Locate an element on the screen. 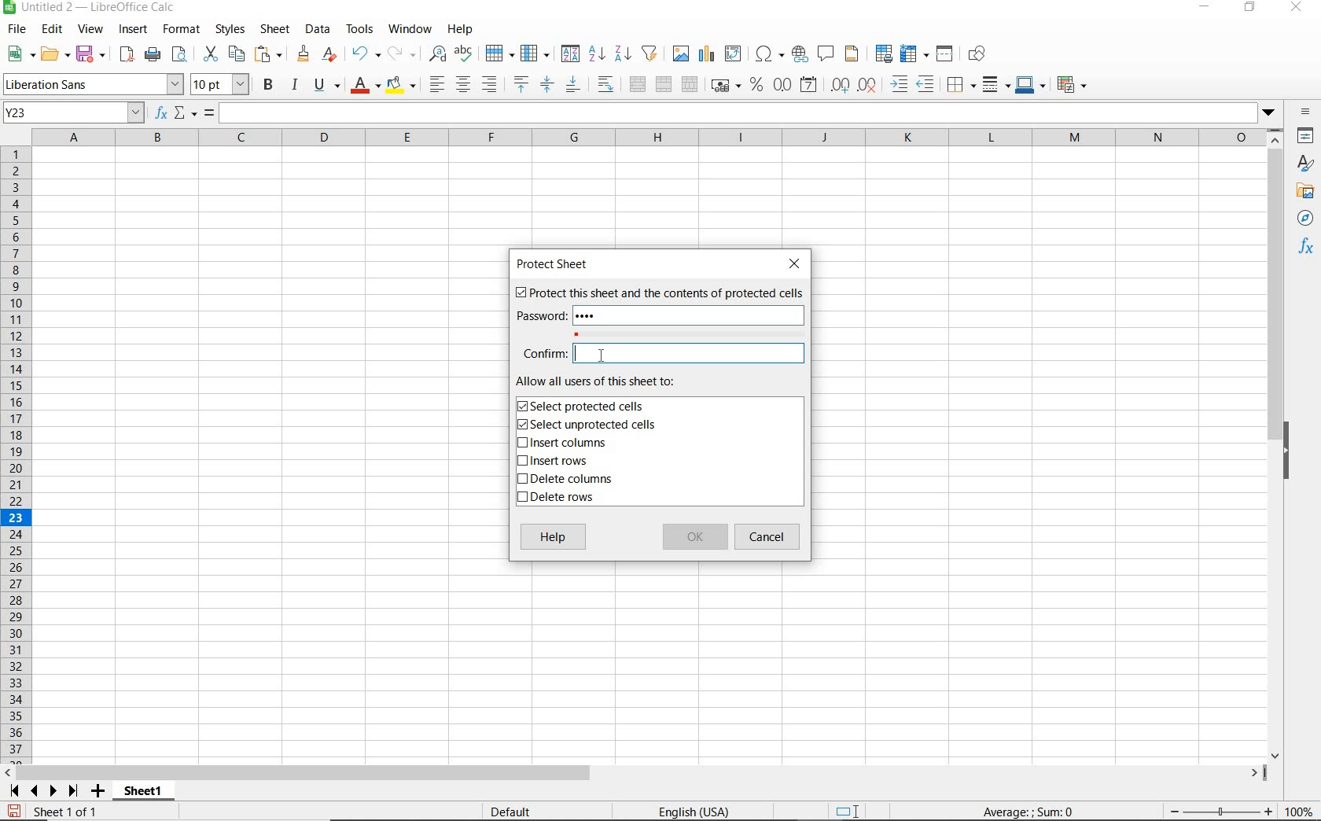  FONT COLOR is located at coordinates (365, 87).